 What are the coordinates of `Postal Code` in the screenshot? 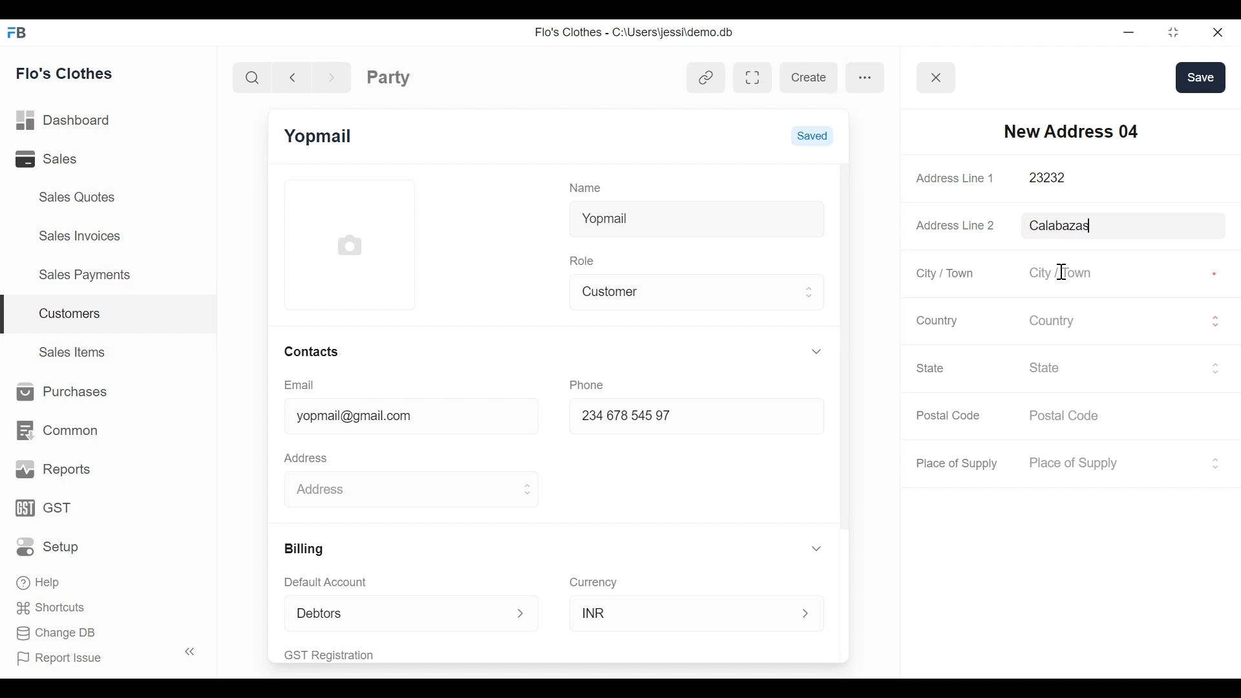 It's located at (950, 416).